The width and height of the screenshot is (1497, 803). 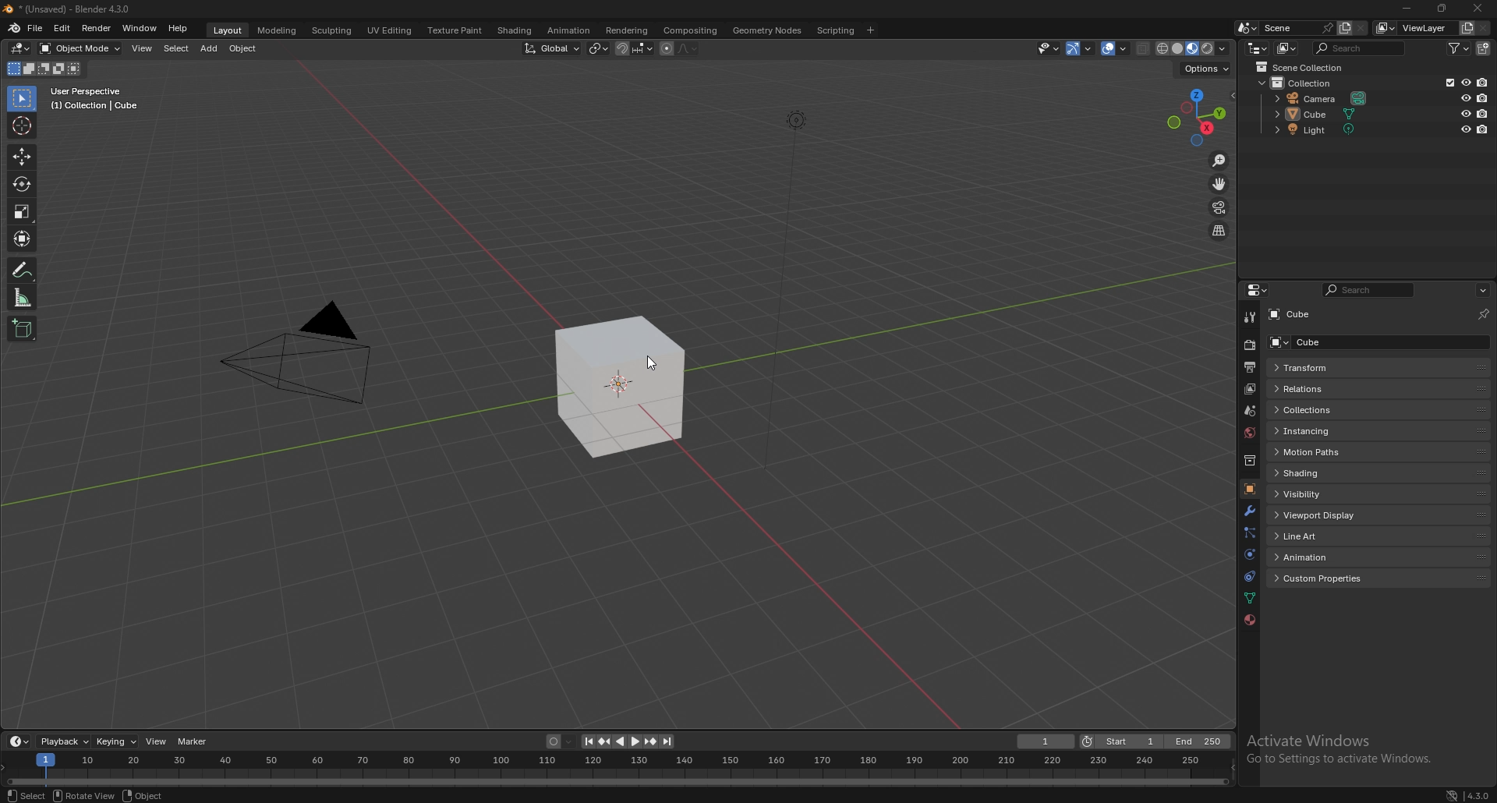 I want to click on hide in viewport, so click(x=1463, y=99).